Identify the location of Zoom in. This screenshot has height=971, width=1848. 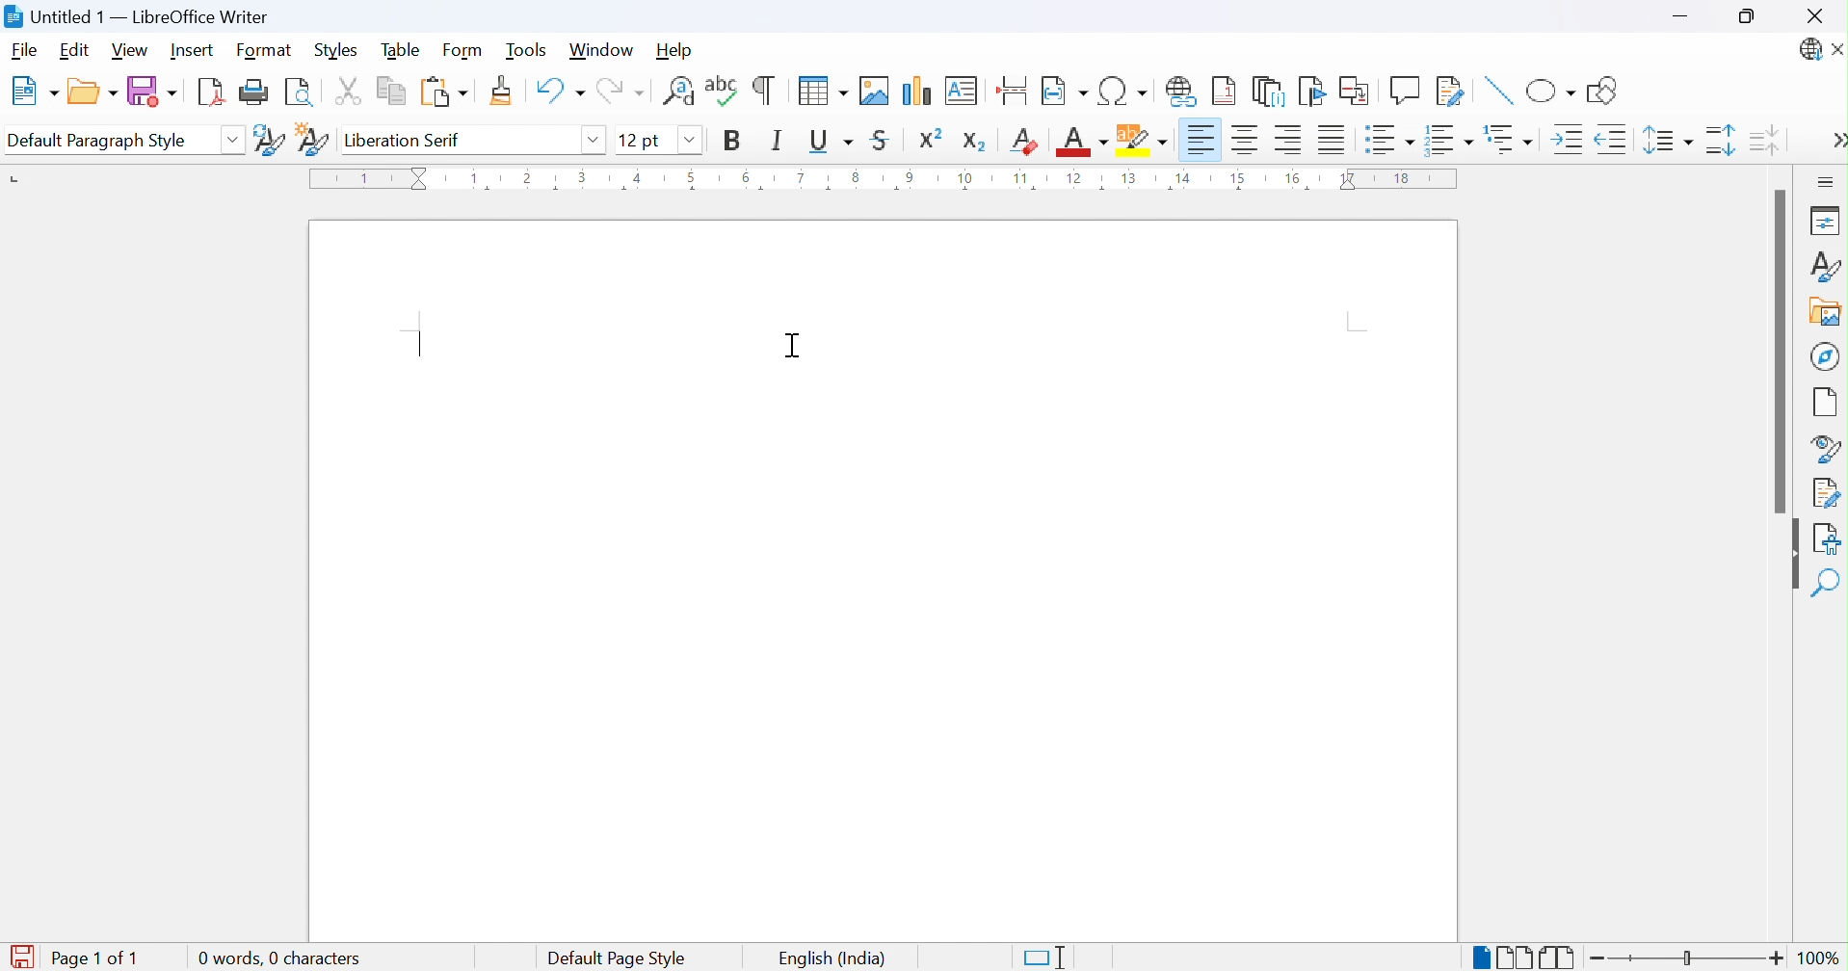
(1771, 957).